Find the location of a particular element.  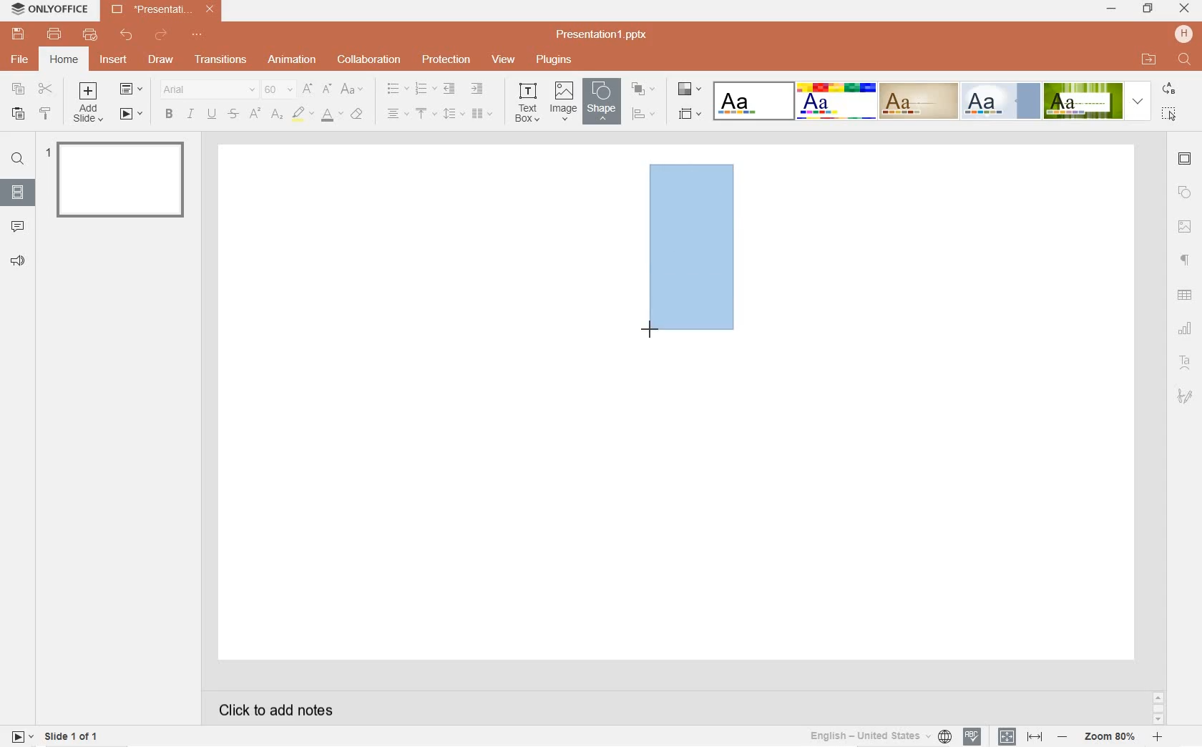

increment font size is located at coordinates (308, 89).